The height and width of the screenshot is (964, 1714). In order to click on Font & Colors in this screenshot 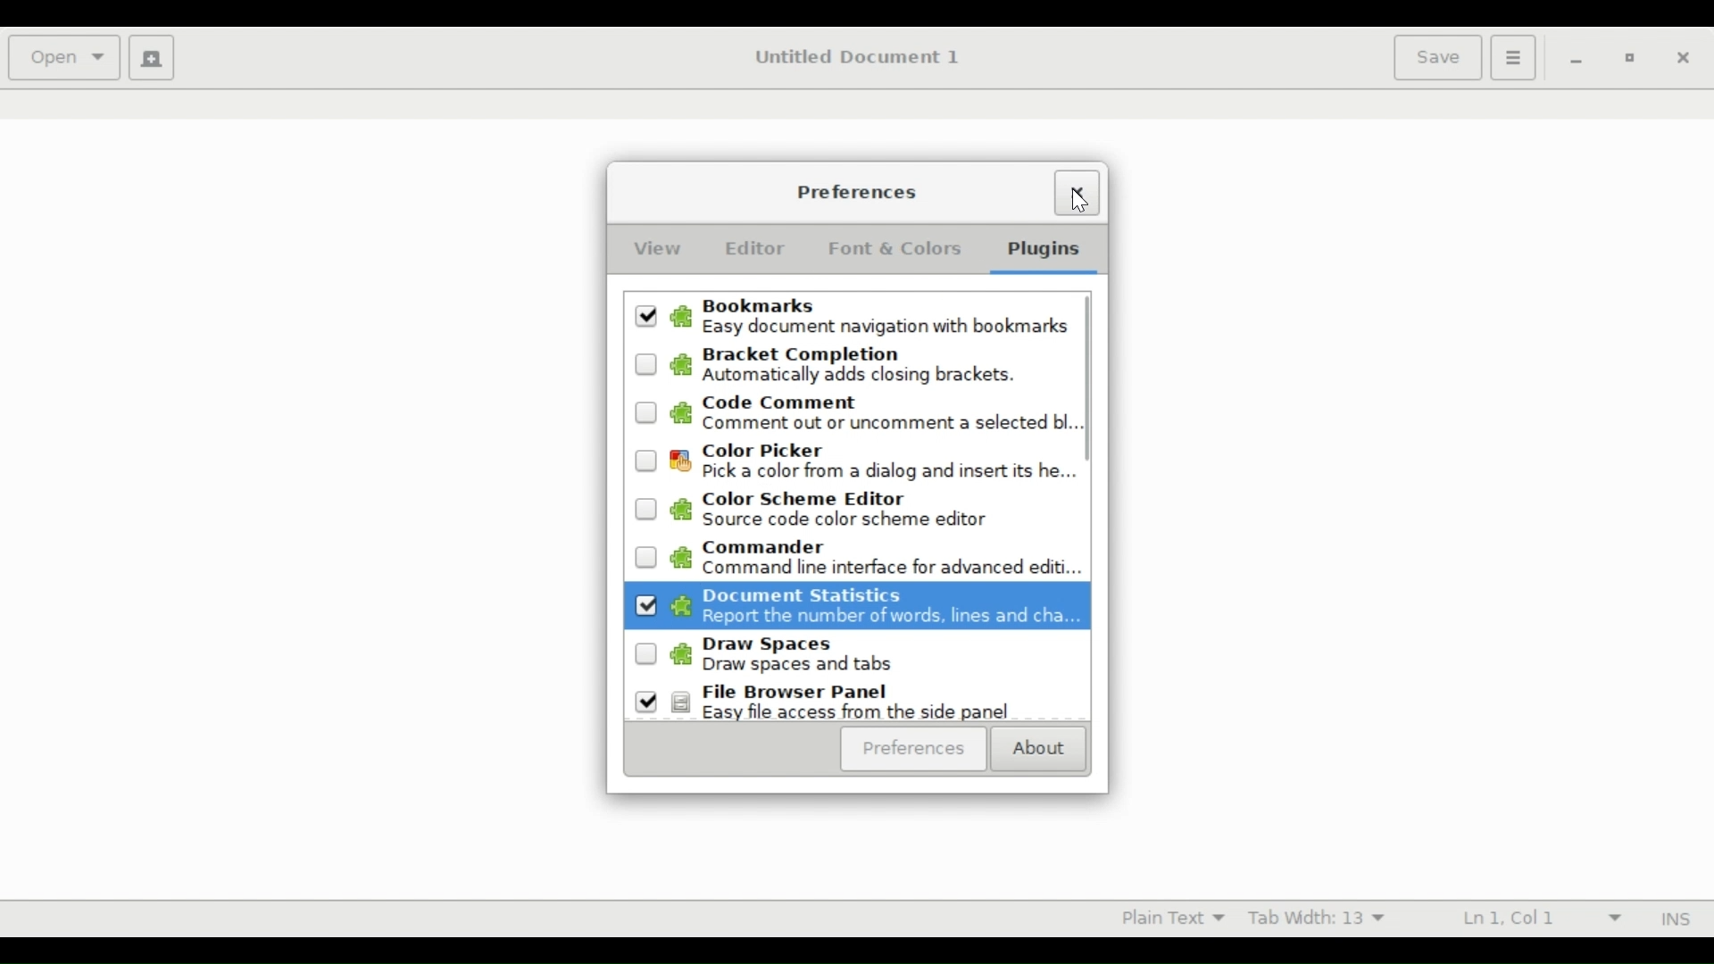, I will do `click(897, 249)`.